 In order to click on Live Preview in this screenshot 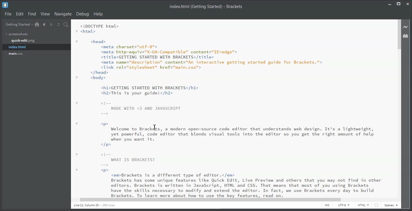, I will do `click(407, 27)`.